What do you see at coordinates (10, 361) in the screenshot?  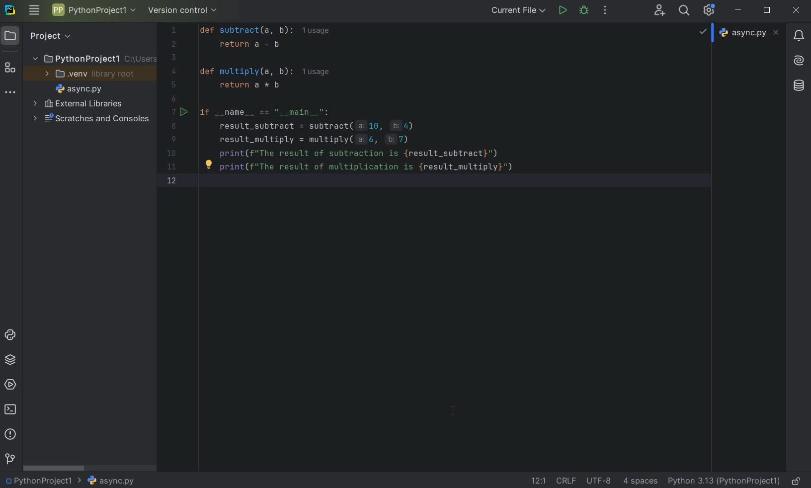 I see `PYTHON PACKAGES` at bounding box center [10, 361].